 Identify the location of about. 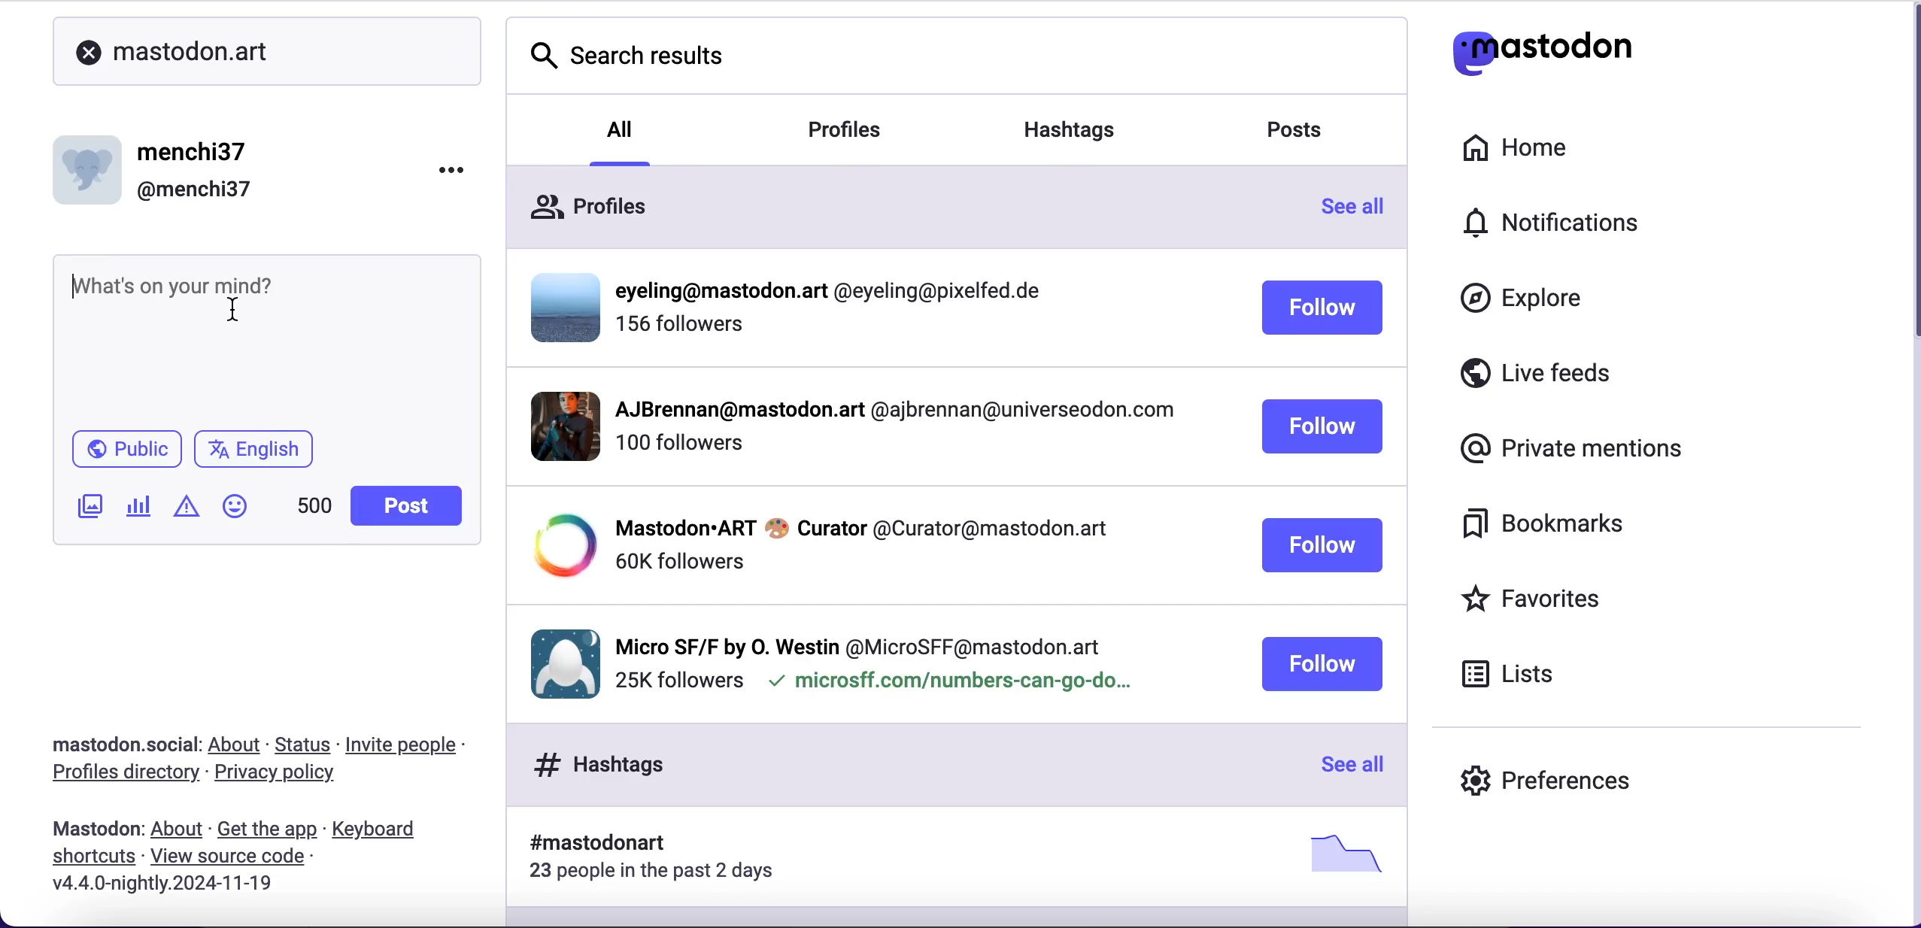
(235, 743).